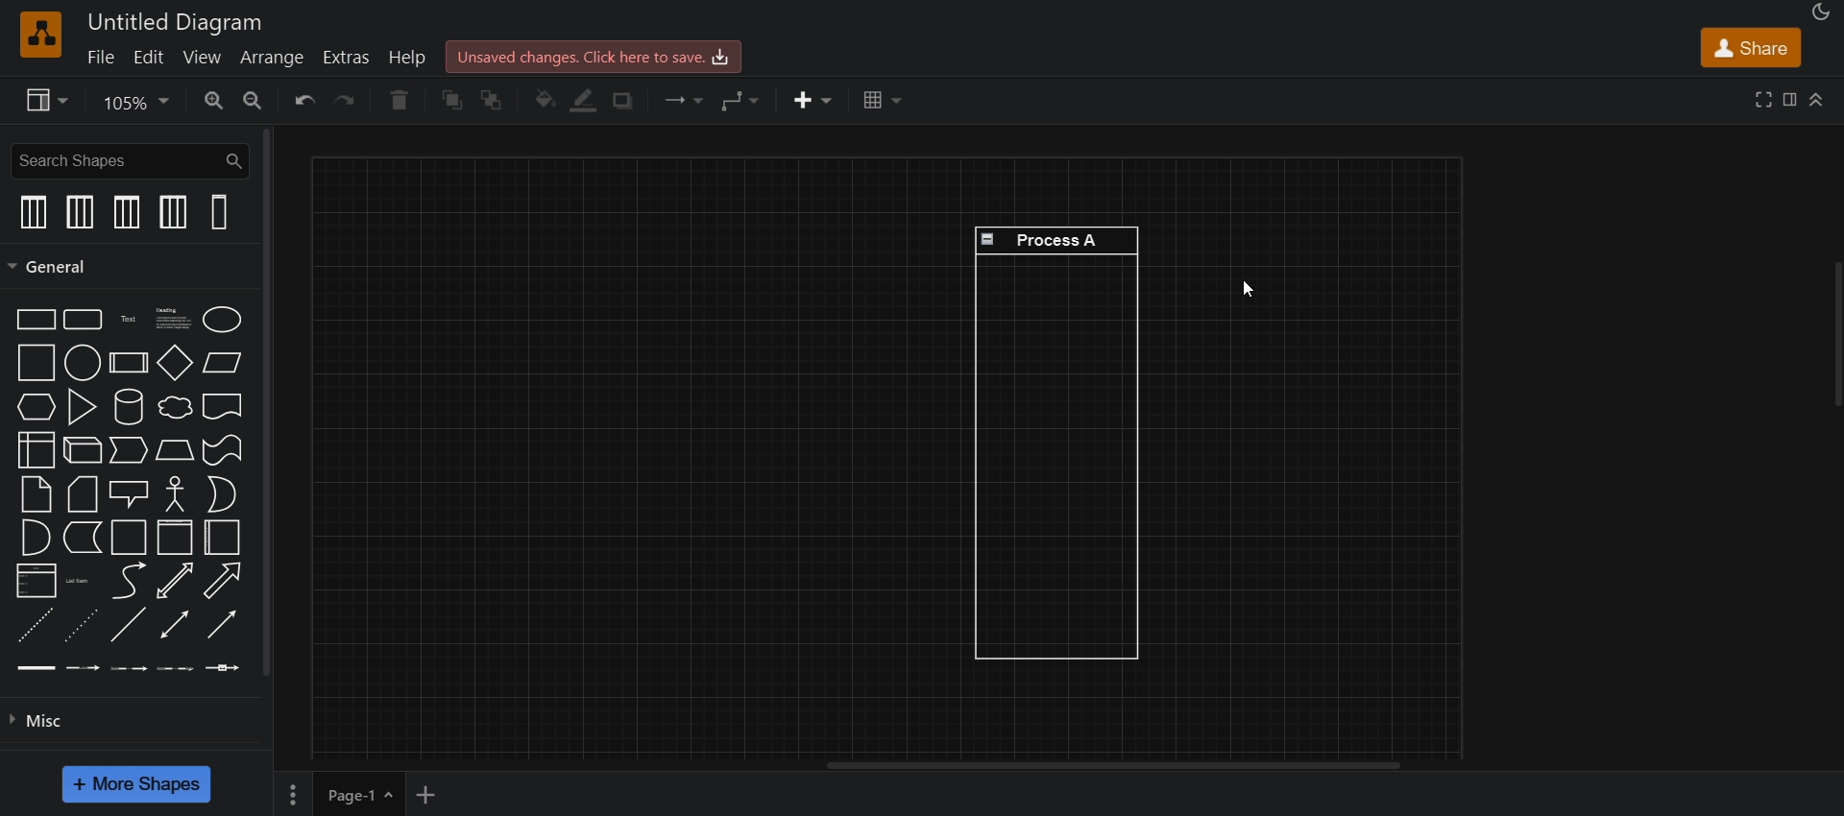 This screenshot has height=816, width=1844. Describe the element at coordinates (225, 670) in the screenshot. I see `connector with symbol` at that location.